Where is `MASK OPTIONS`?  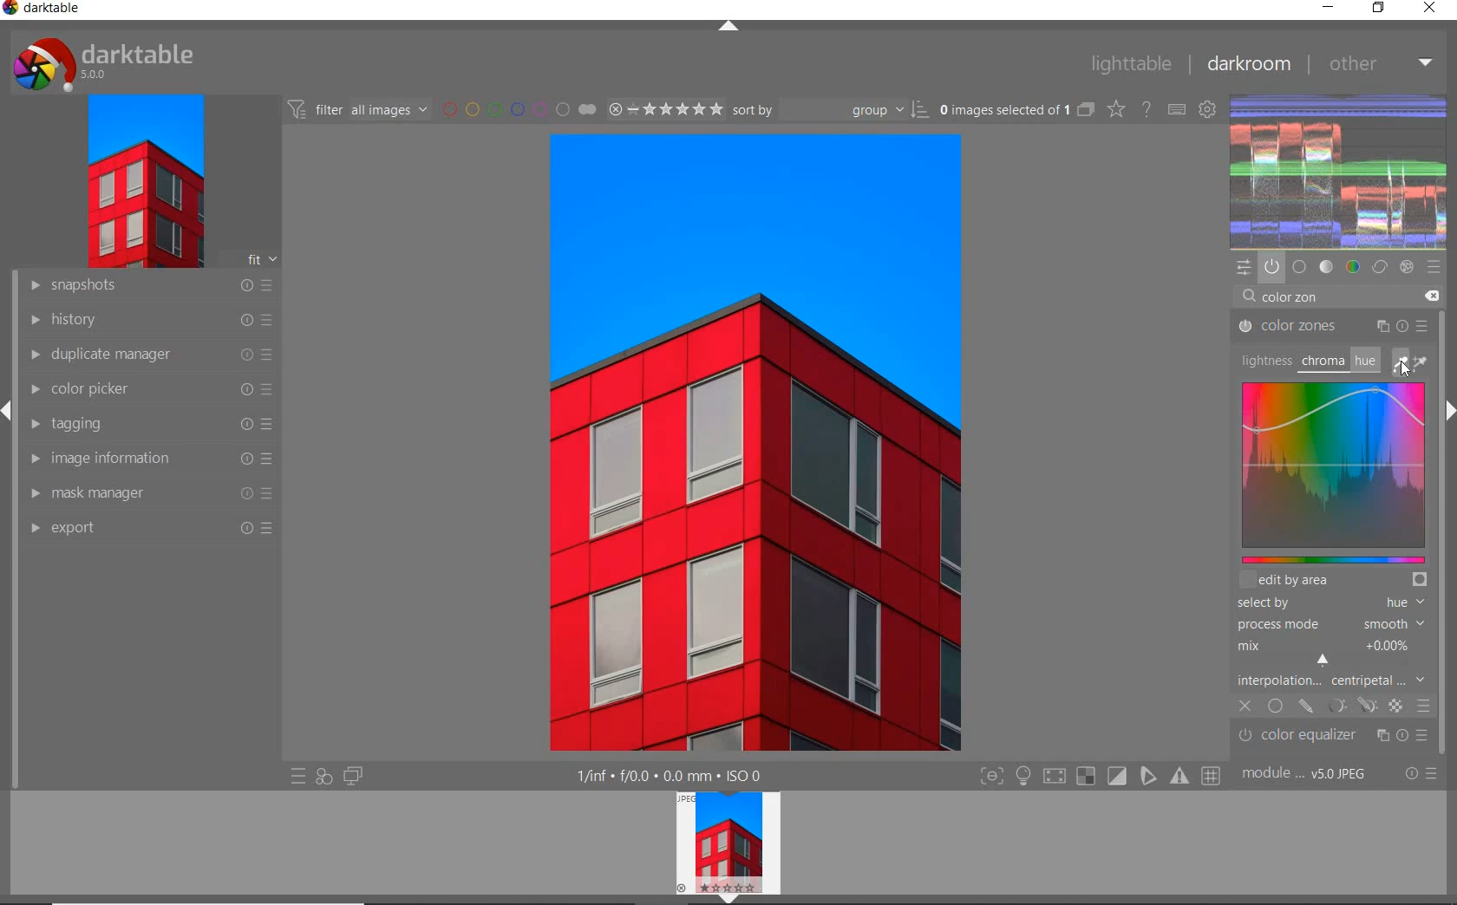 MASK OPTIONS is located at coordinates (1349, 706).